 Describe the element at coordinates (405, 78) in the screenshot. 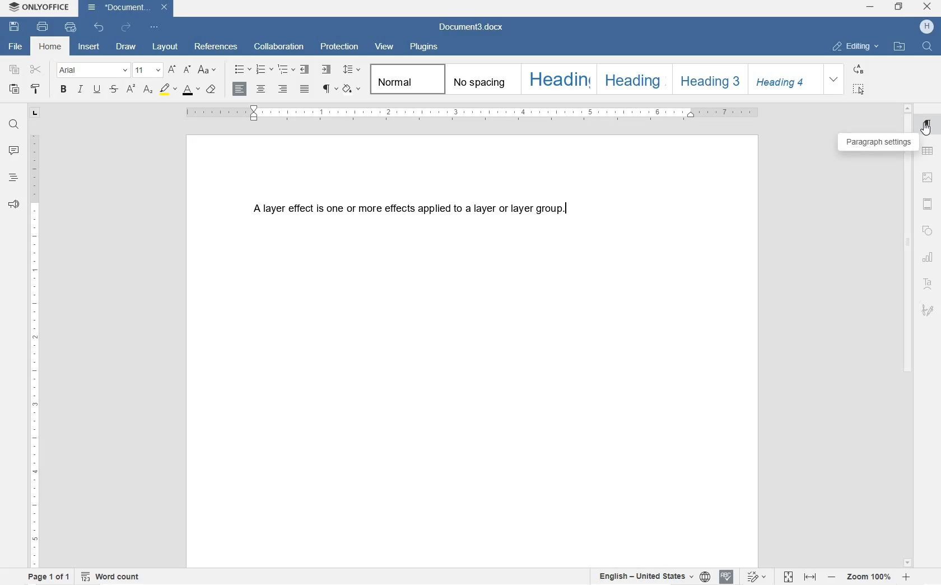

I see `NORMAL` at that location.